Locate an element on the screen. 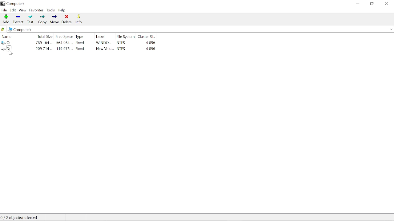 The width and height of the screenshot is (394, 221). info is located at coordinates (79, 19).